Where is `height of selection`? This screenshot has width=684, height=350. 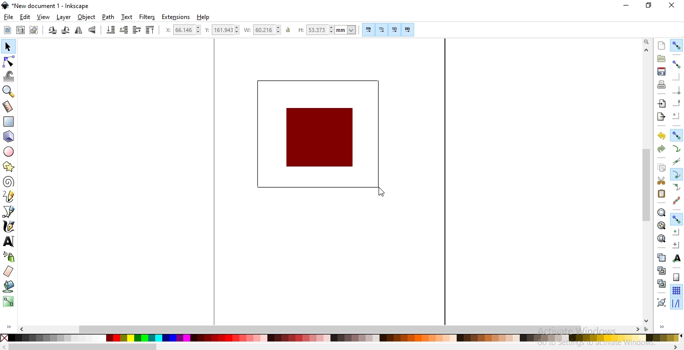
height of selection is located at coordinates (299, 30).